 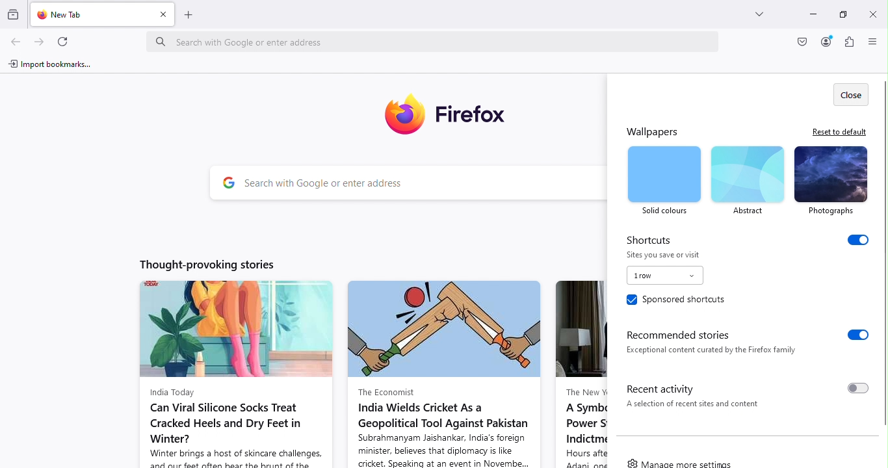 I want to click on toggle on/off recomended stories, so click(x=853, y=335).